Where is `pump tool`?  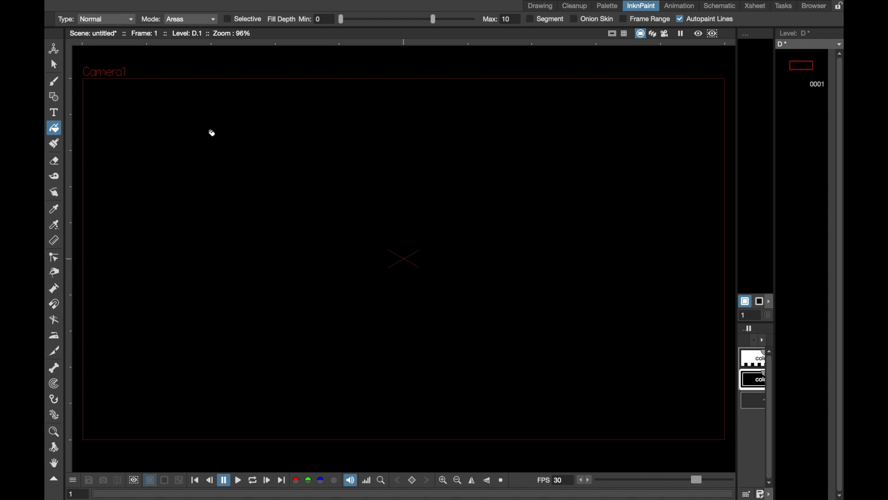
pump tool is located at coordinates (53, 288).